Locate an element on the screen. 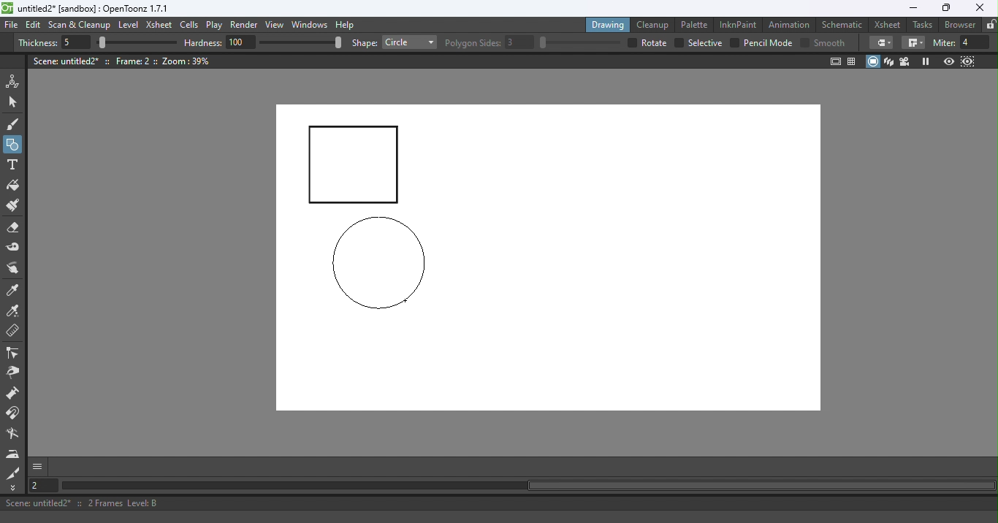  Sub-Camera view is located at coordinates (969, 61).